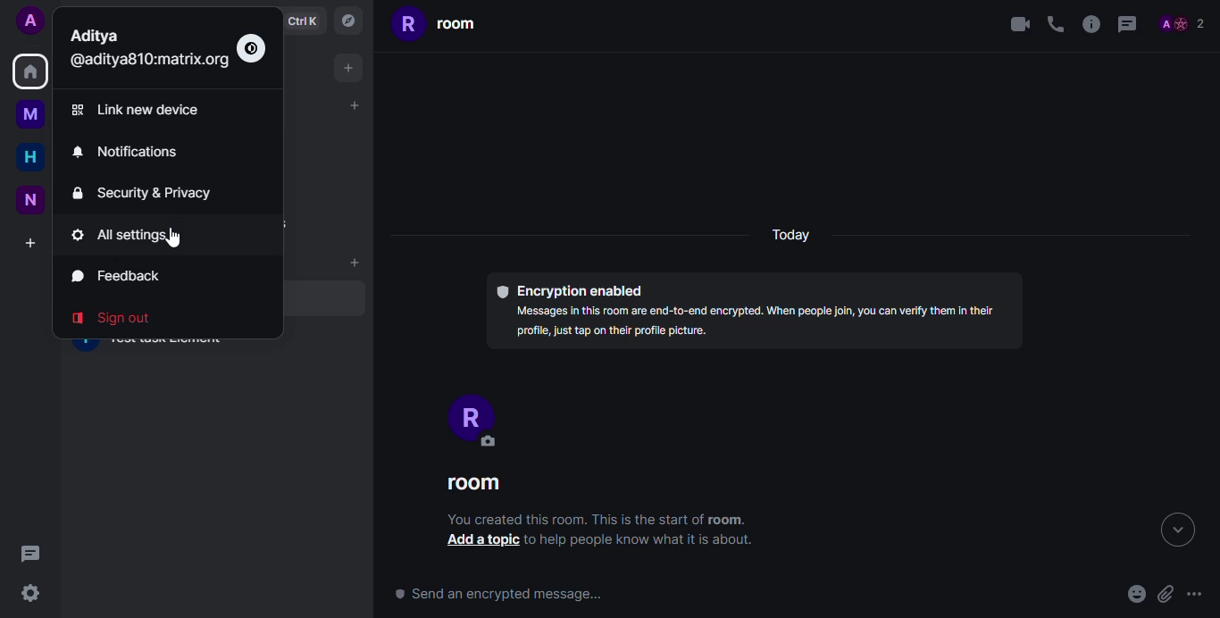 The image size is (1220, 618). Describe the element at coordinates (142, 191) in the screenshot. I see `security & privacy` at that location.